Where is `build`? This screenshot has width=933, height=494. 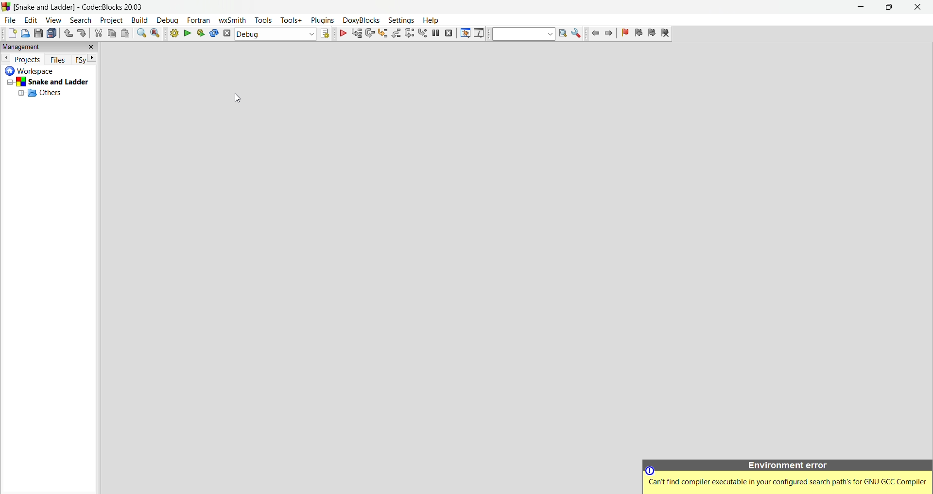
build is located at coordinates (174, 34).